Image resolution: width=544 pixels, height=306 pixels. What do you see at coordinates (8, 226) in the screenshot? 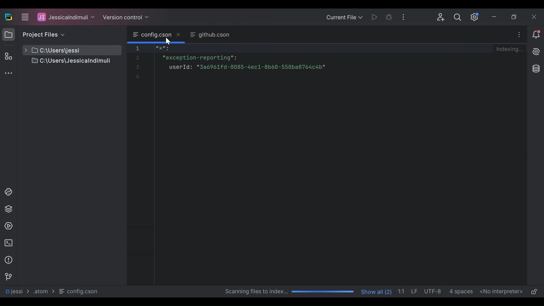
I see `Services` at bounding box center [8, 226].